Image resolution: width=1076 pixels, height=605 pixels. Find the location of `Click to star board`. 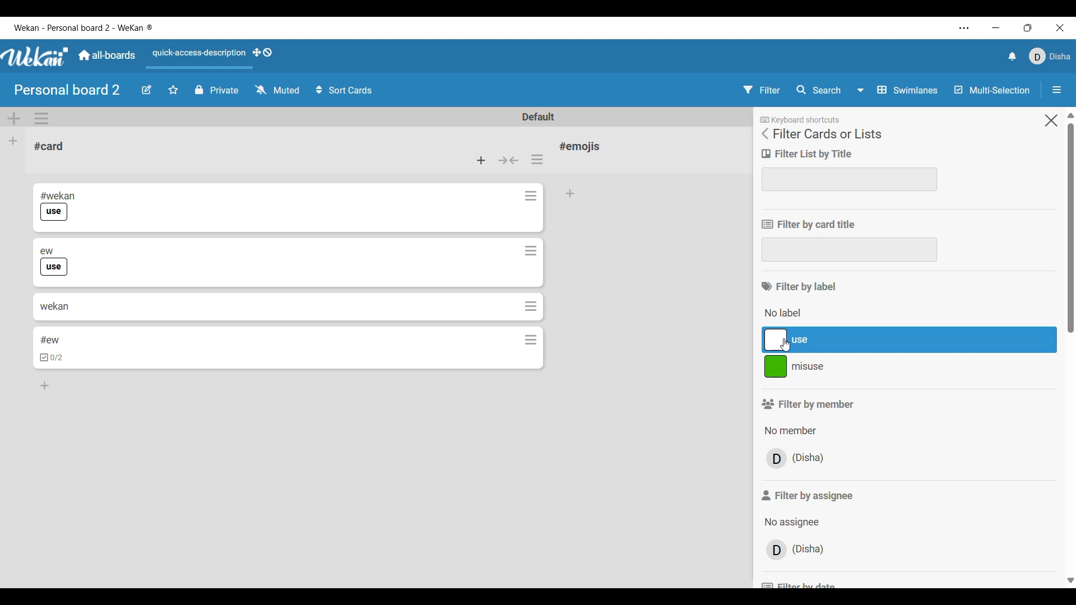

Click to star board is located at coordinates (173, 90).